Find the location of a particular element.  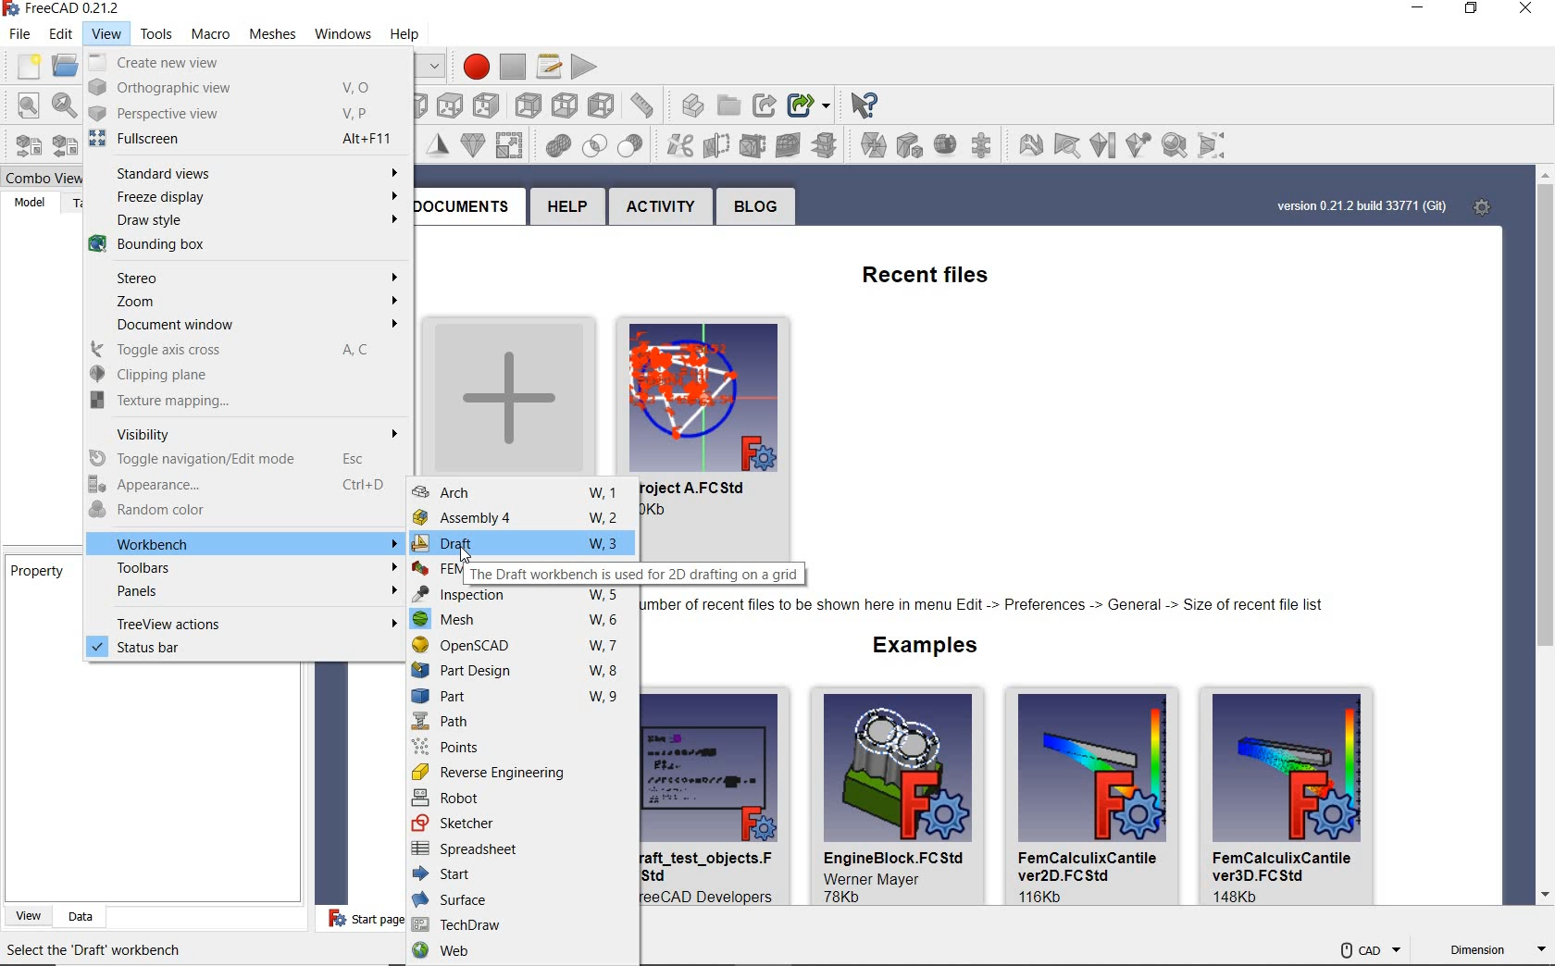

activity is located at coordinates (663, 207).